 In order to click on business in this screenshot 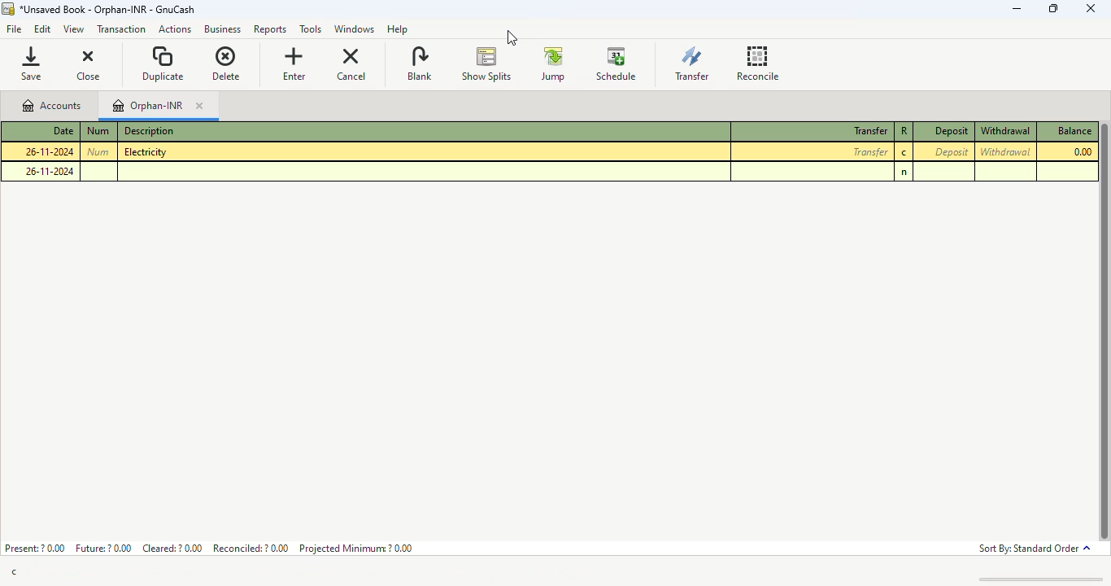, I will do `click(223, 29)`.